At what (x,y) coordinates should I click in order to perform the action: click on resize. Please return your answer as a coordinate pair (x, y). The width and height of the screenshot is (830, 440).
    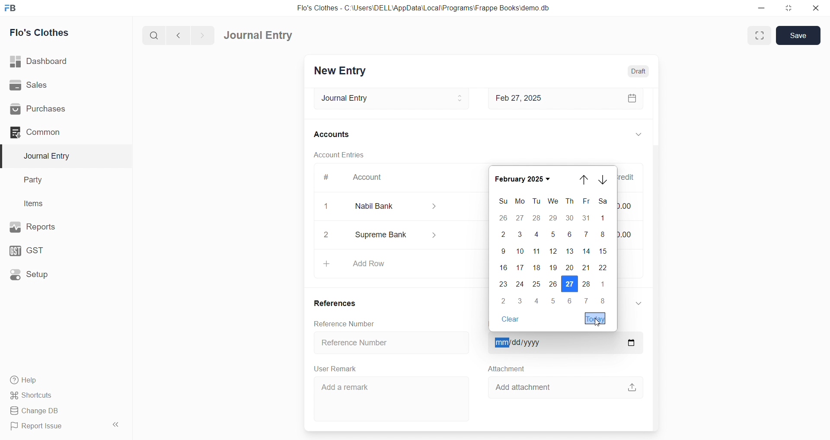
    Looking at the image, I should click on (788, 7).